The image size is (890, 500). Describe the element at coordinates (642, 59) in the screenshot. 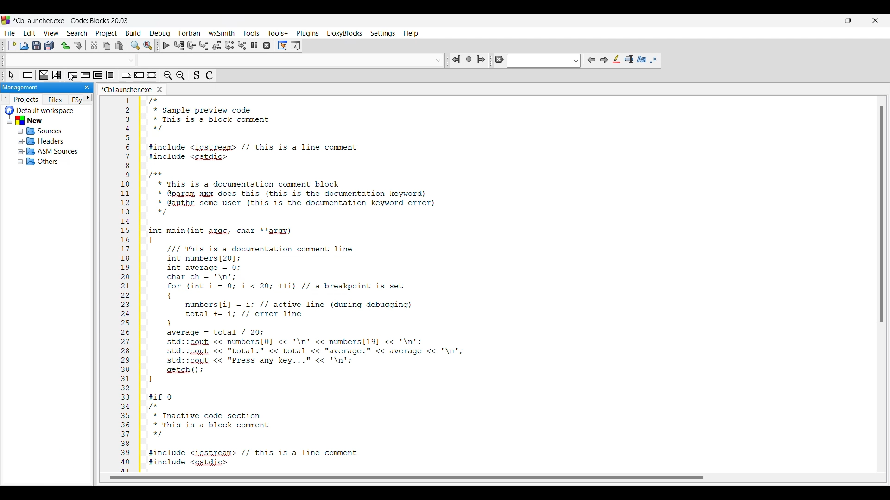

I see `Match case` at that location.